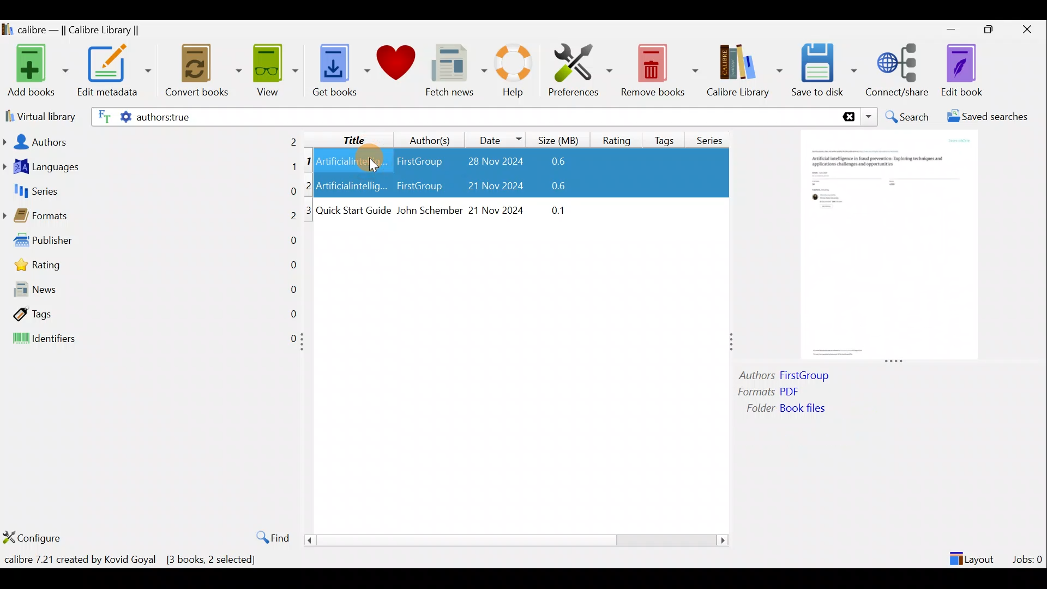  Describe the element at coordinates (113, 73) in the screenshot. I see `Edit metadata` at that location.